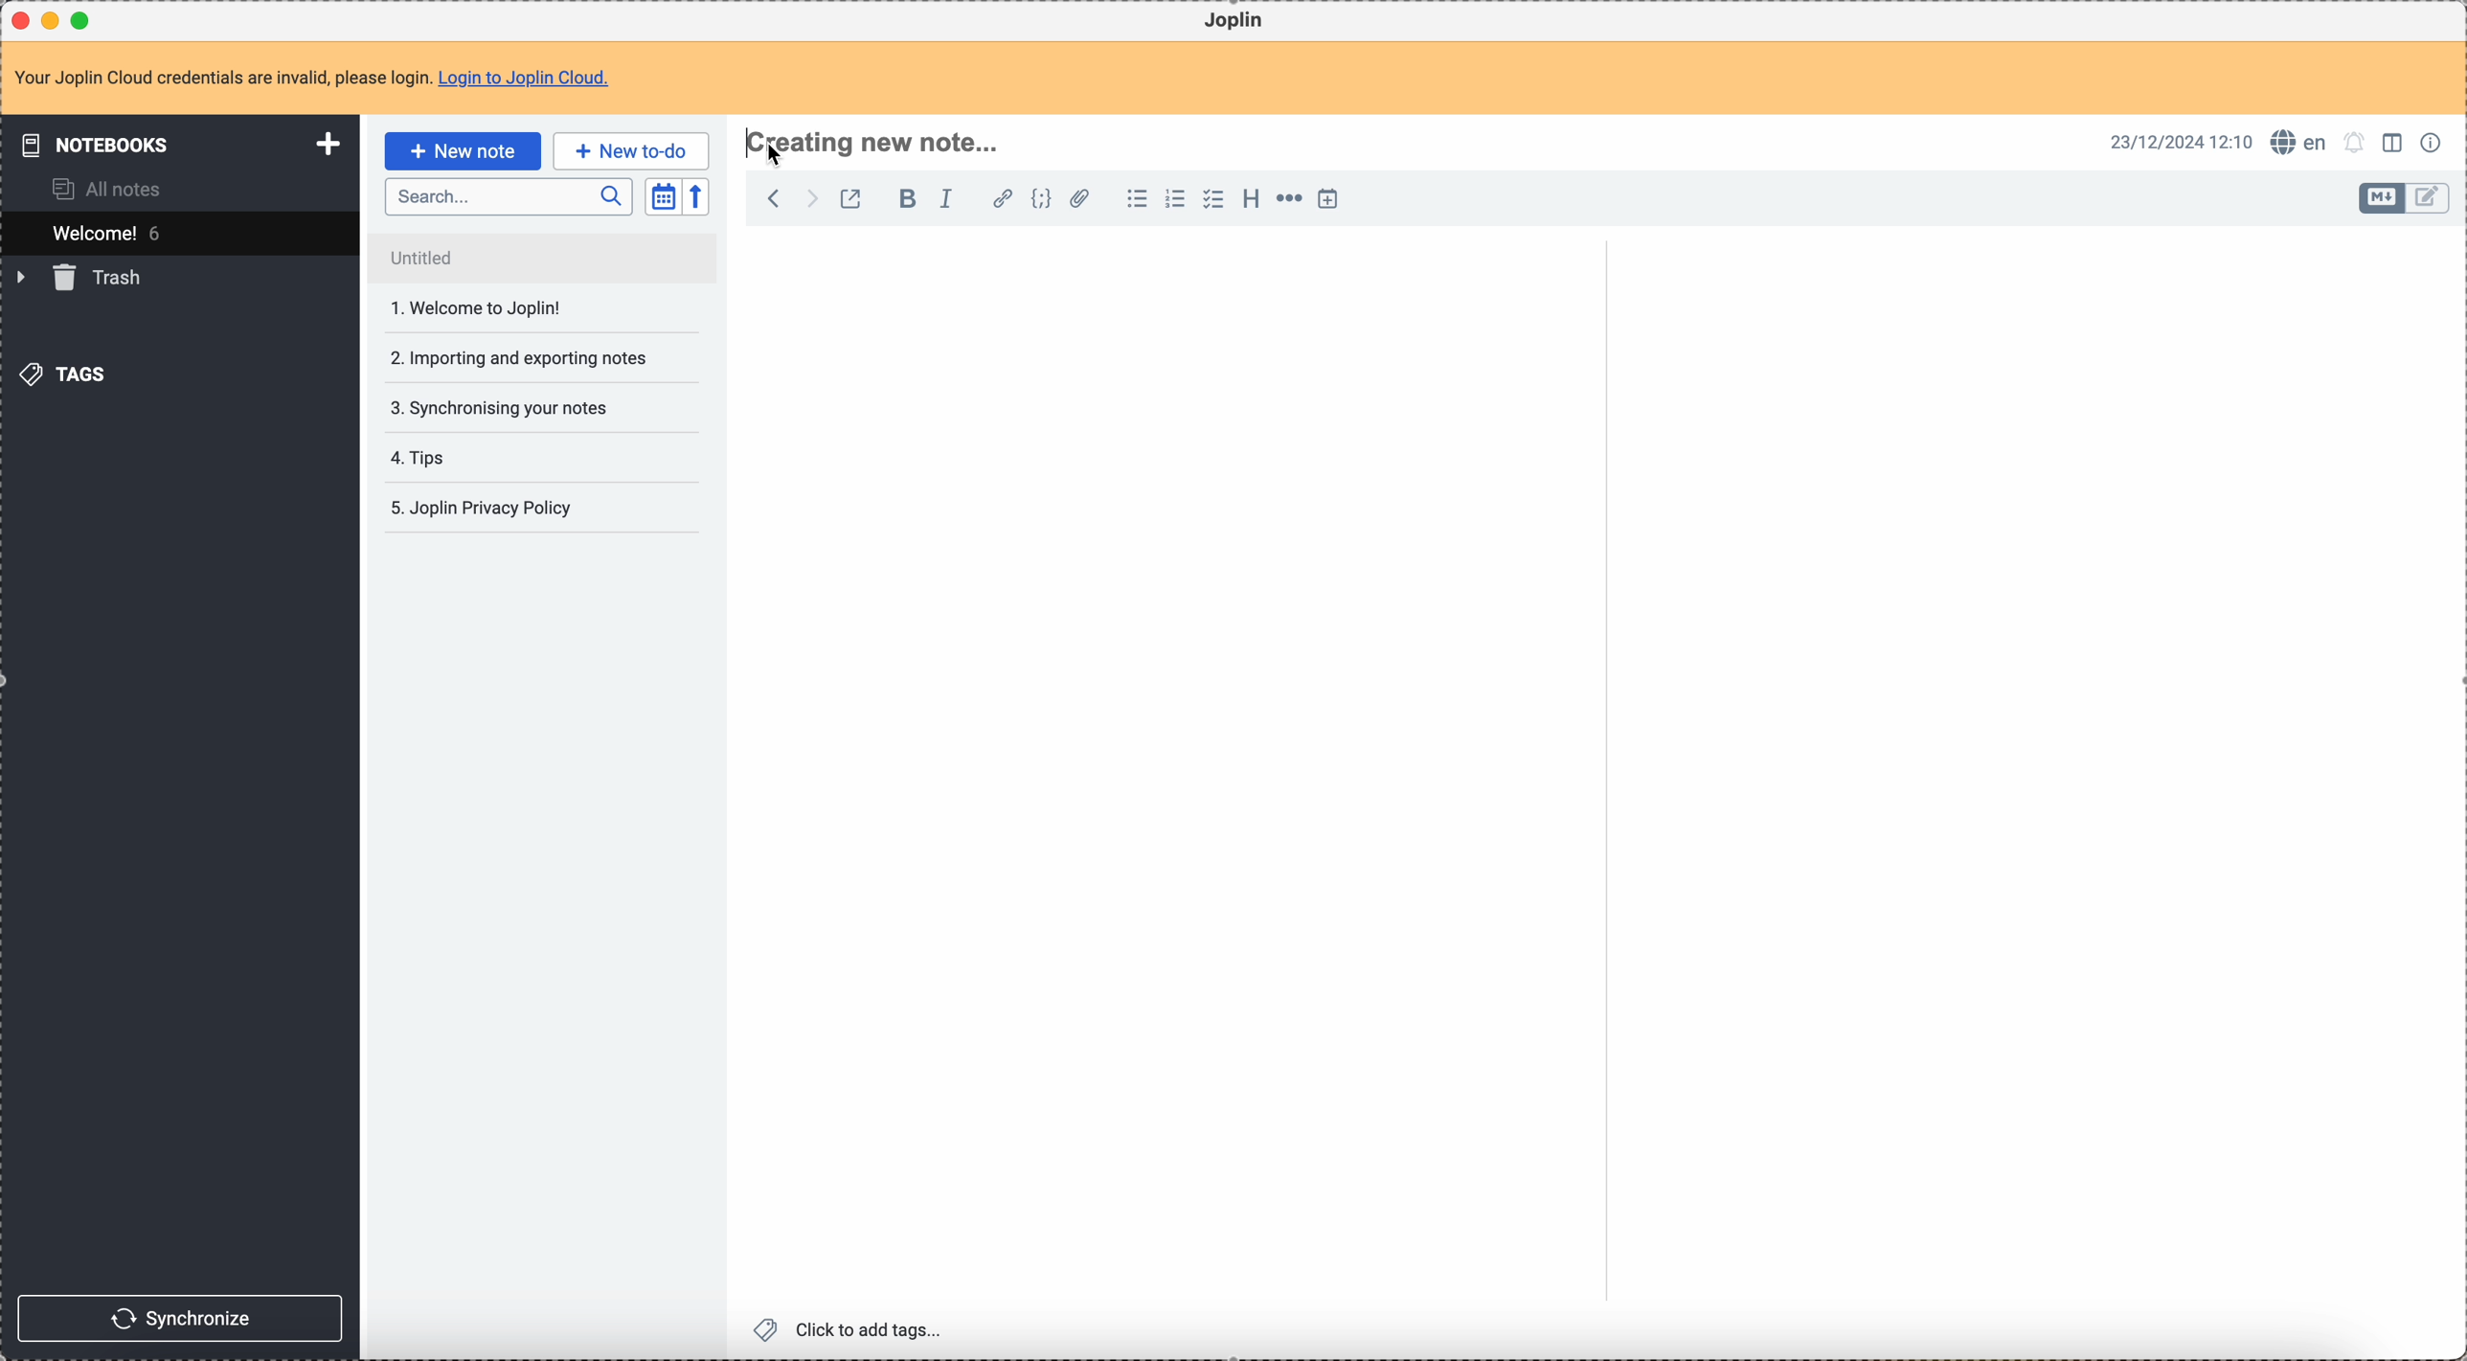 The height and width of the screenshot is (1361, 2467). Describe the element at coordinates (2383, 198) in the screenshot. I see `toggle edit layout` at that location.